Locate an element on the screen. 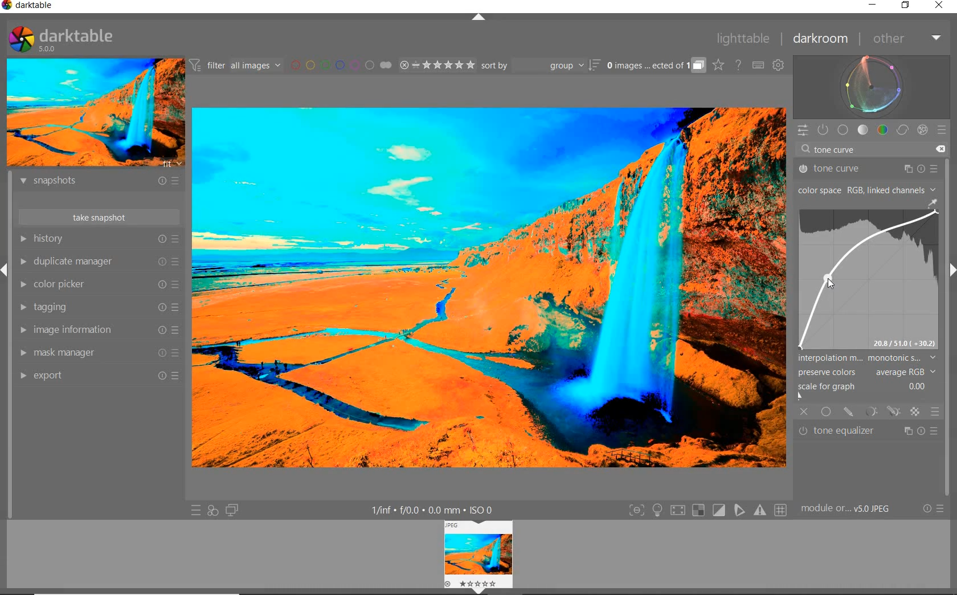  INTERPOLATION is located at coordinates (868, 359).